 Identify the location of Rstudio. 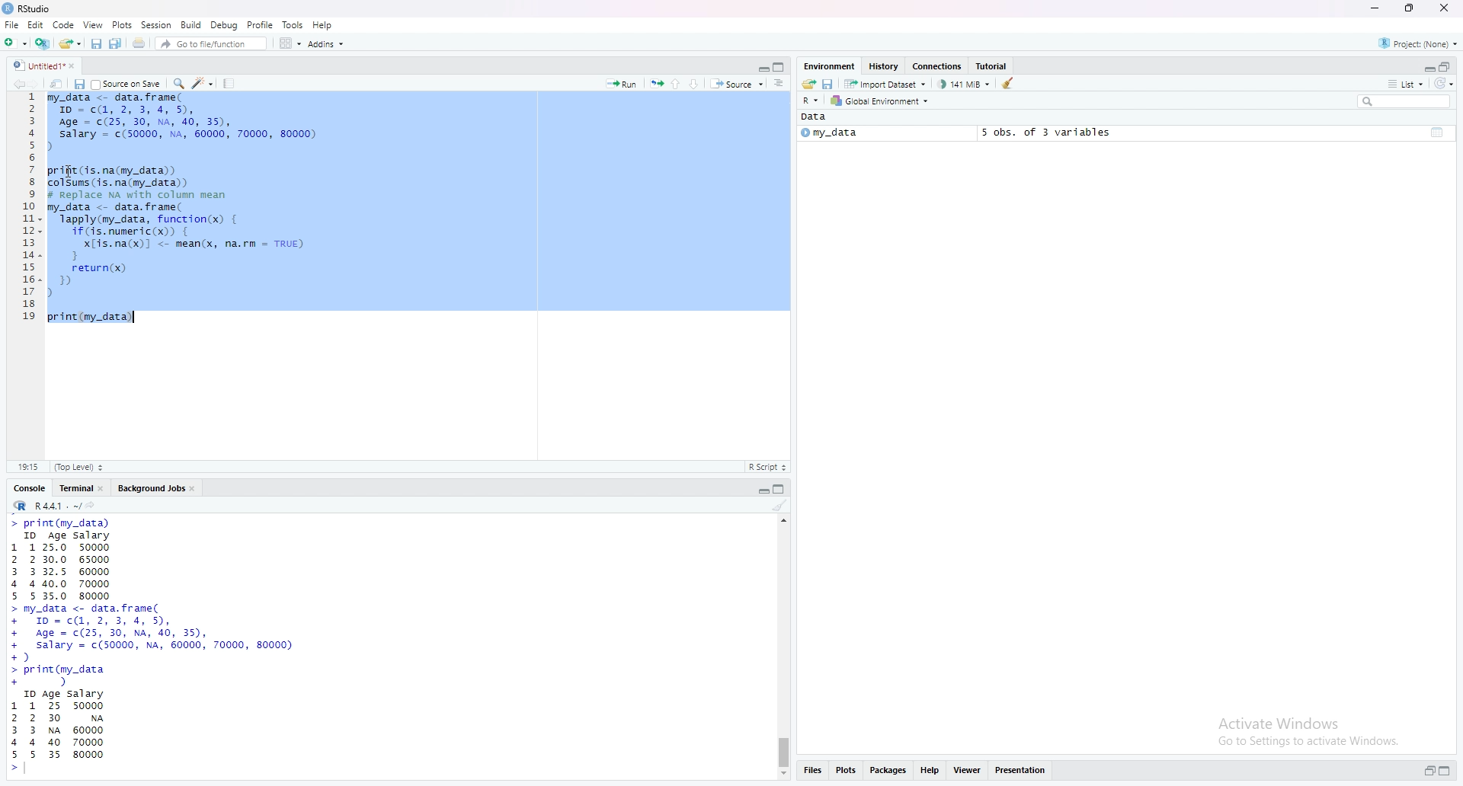
(28, 8).